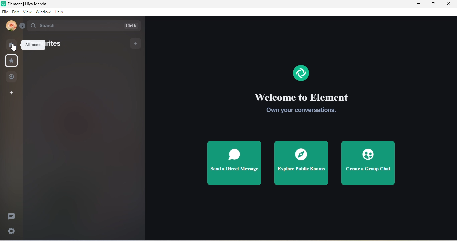 The image size is (457, 241). I want to click on Welcome to Element, so click(303, 96).